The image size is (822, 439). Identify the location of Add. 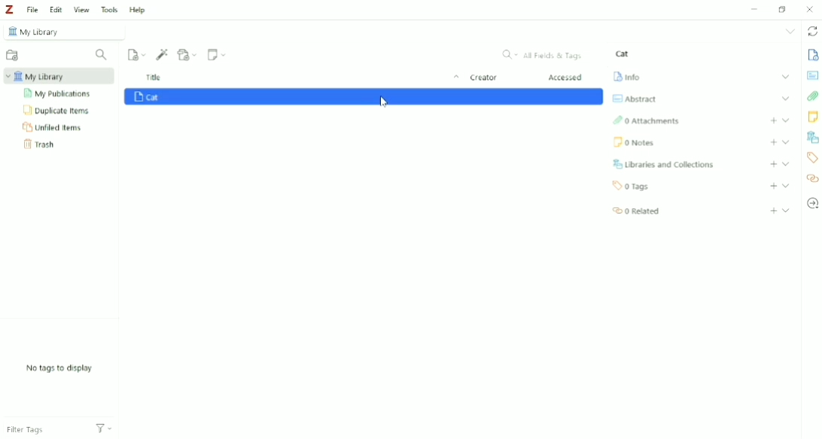
(774, 211).